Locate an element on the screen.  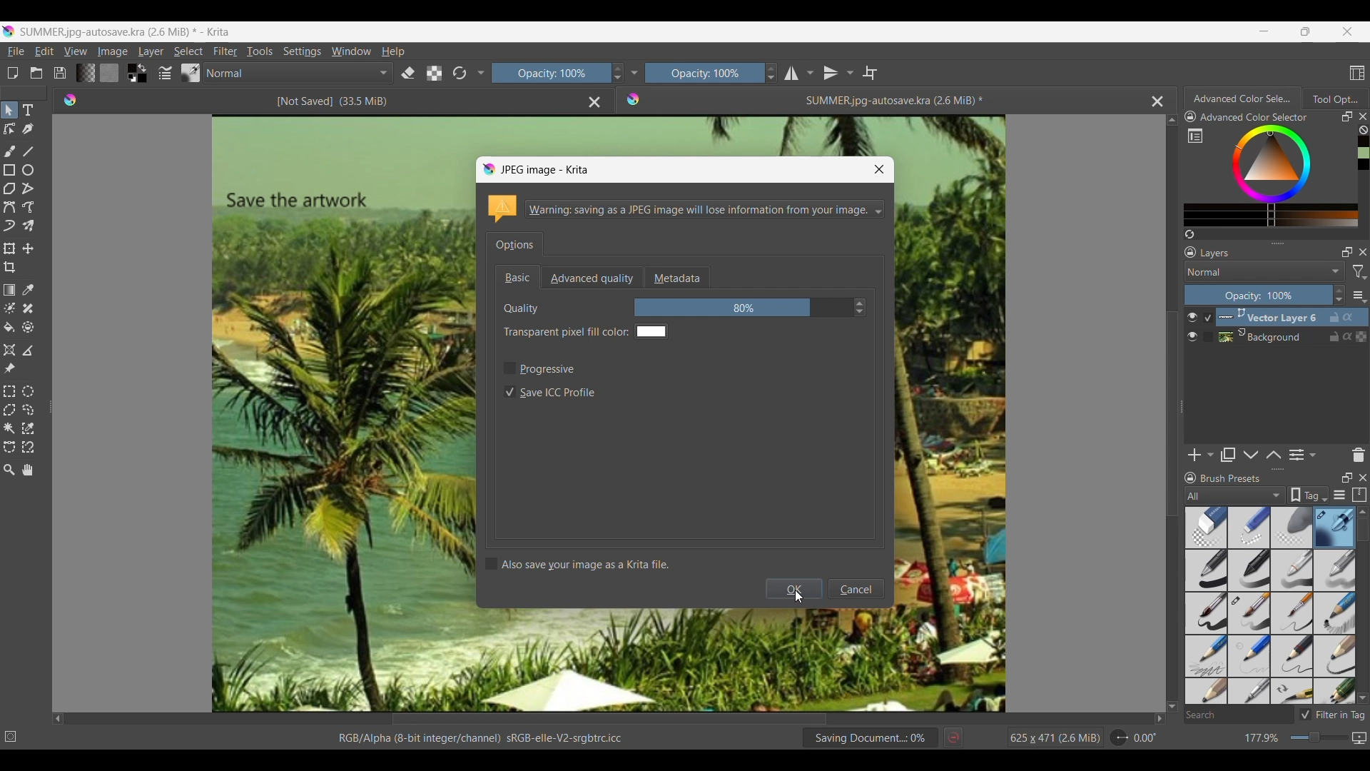
Image/Artwork space is located at coordinates (1030, 415).